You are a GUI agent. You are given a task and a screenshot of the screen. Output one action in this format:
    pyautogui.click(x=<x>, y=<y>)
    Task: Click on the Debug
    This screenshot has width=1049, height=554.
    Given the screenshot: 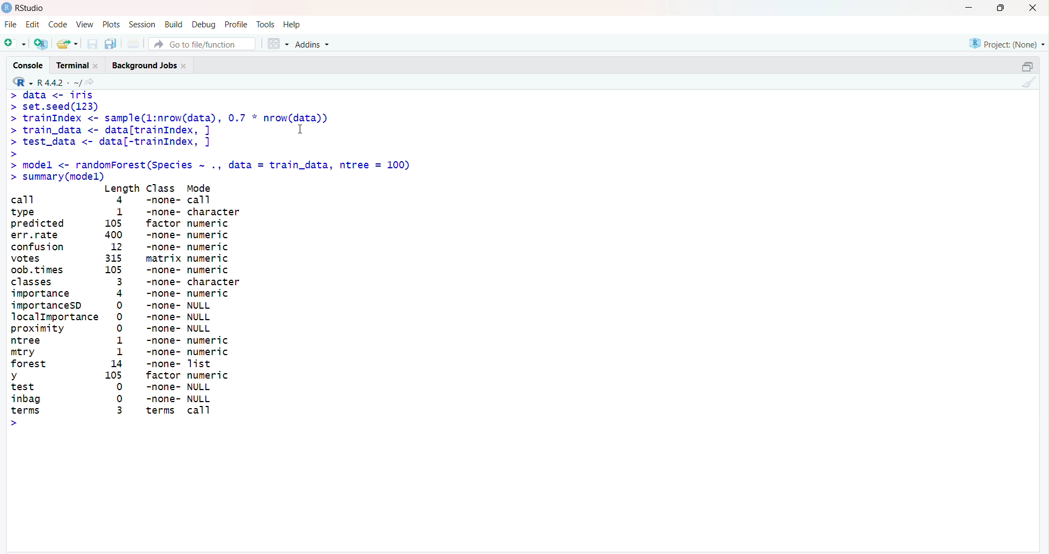 What is the action you would take?
    pyautogui.click(x=205, y=23)
    